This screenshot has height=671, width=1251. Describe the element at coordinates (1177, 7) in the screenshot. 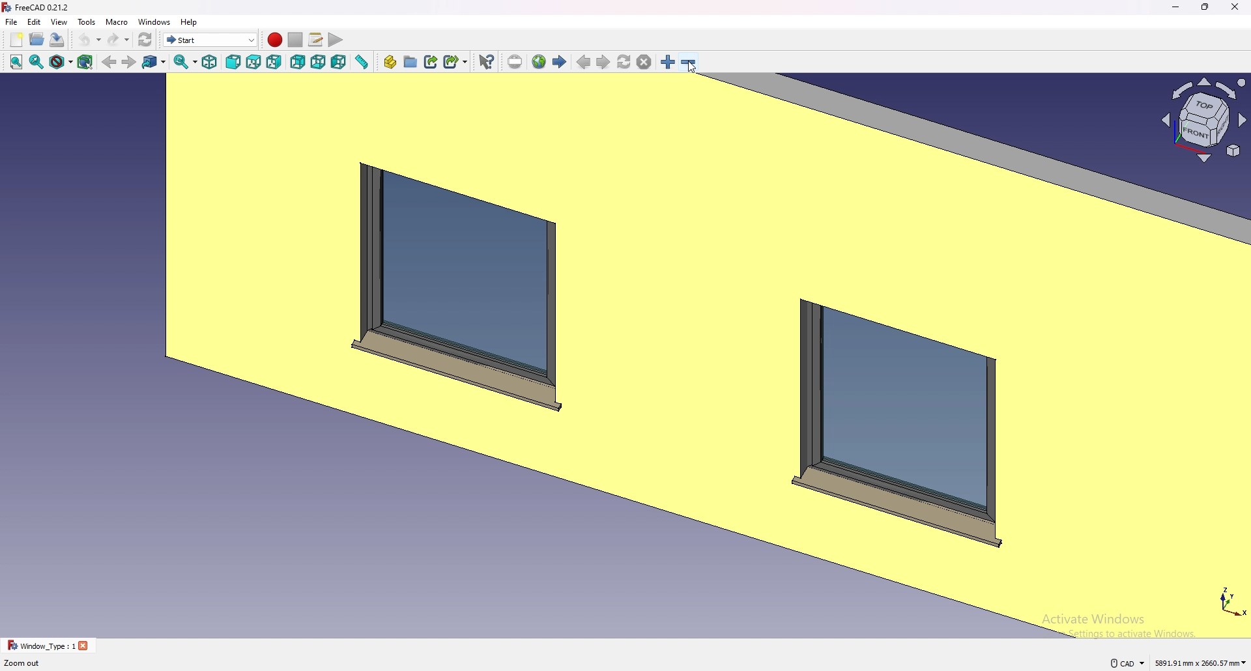

I see `minimize` at that location.